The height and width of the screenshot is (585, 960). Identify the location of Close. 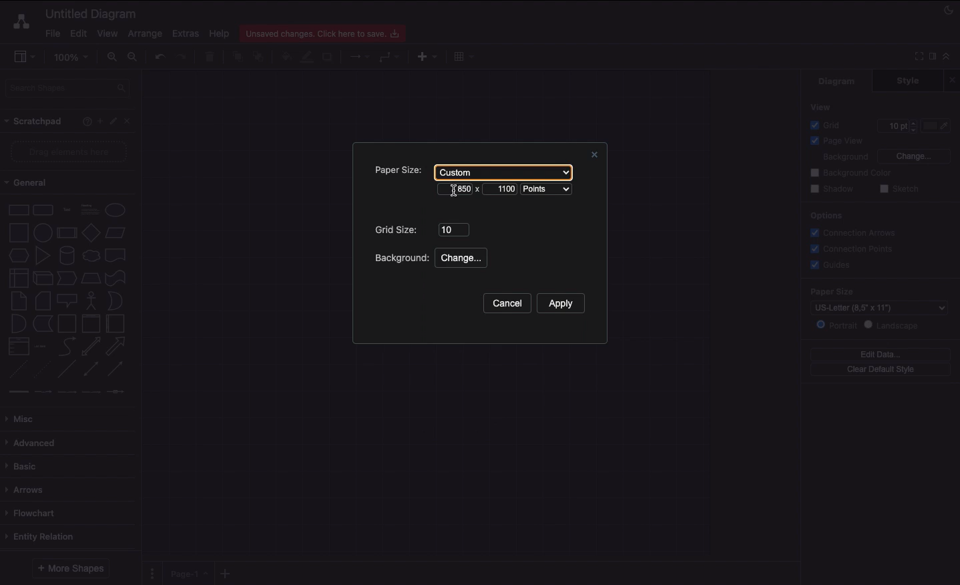
(954, 79).